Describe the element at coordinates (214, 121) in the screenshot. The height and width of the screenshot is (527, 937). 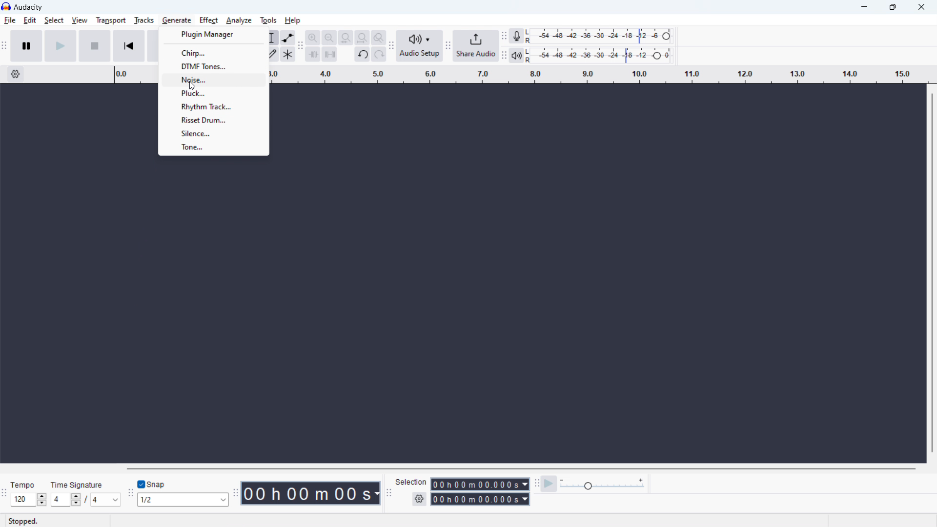
I see `risset drum` at that location.